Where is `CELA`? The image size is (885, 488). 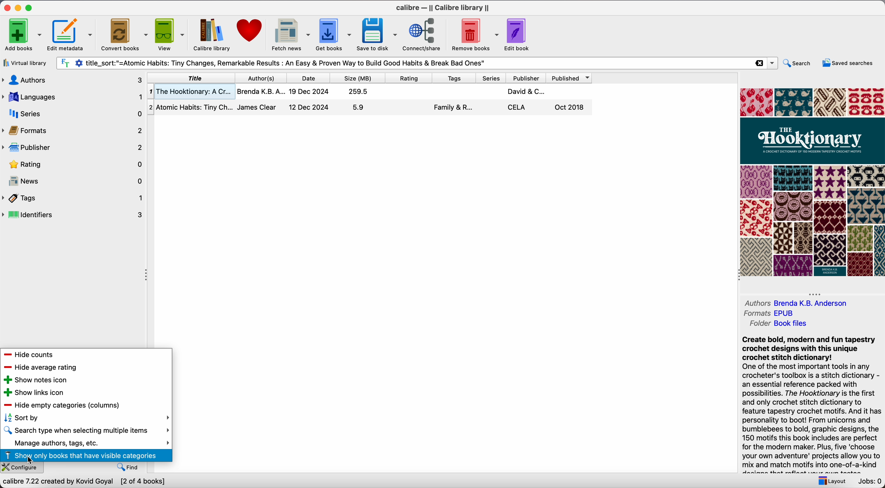 CELA is located at coordinates (517, 107).